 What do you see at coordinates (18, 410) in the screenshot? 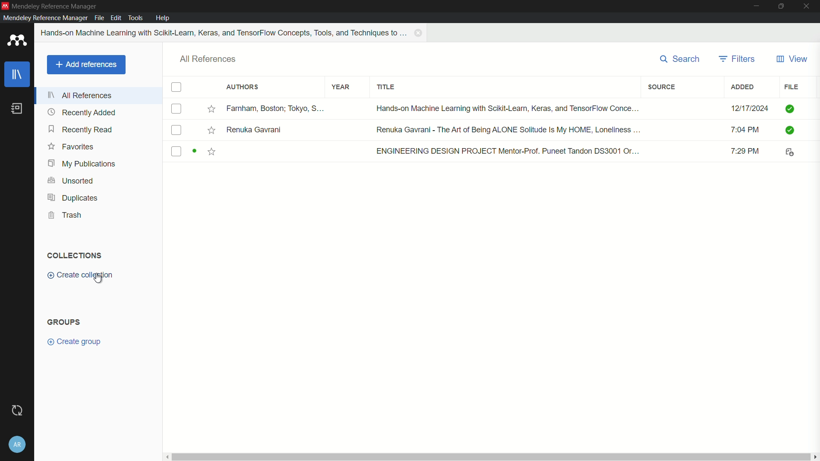
I see `sync` at bounding box center [18, 410].